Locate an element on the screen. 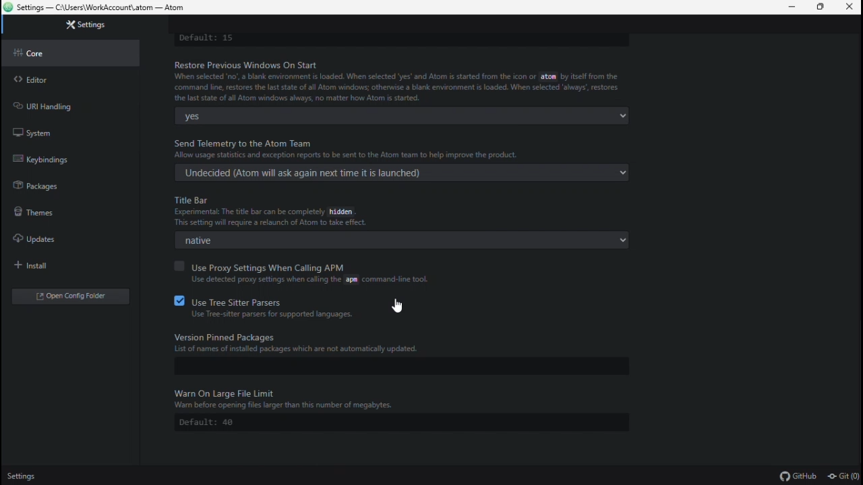 Image resolution: width=863 pixels, height=485 pixels. Use tree sitter is located at coordinates (299, 306).